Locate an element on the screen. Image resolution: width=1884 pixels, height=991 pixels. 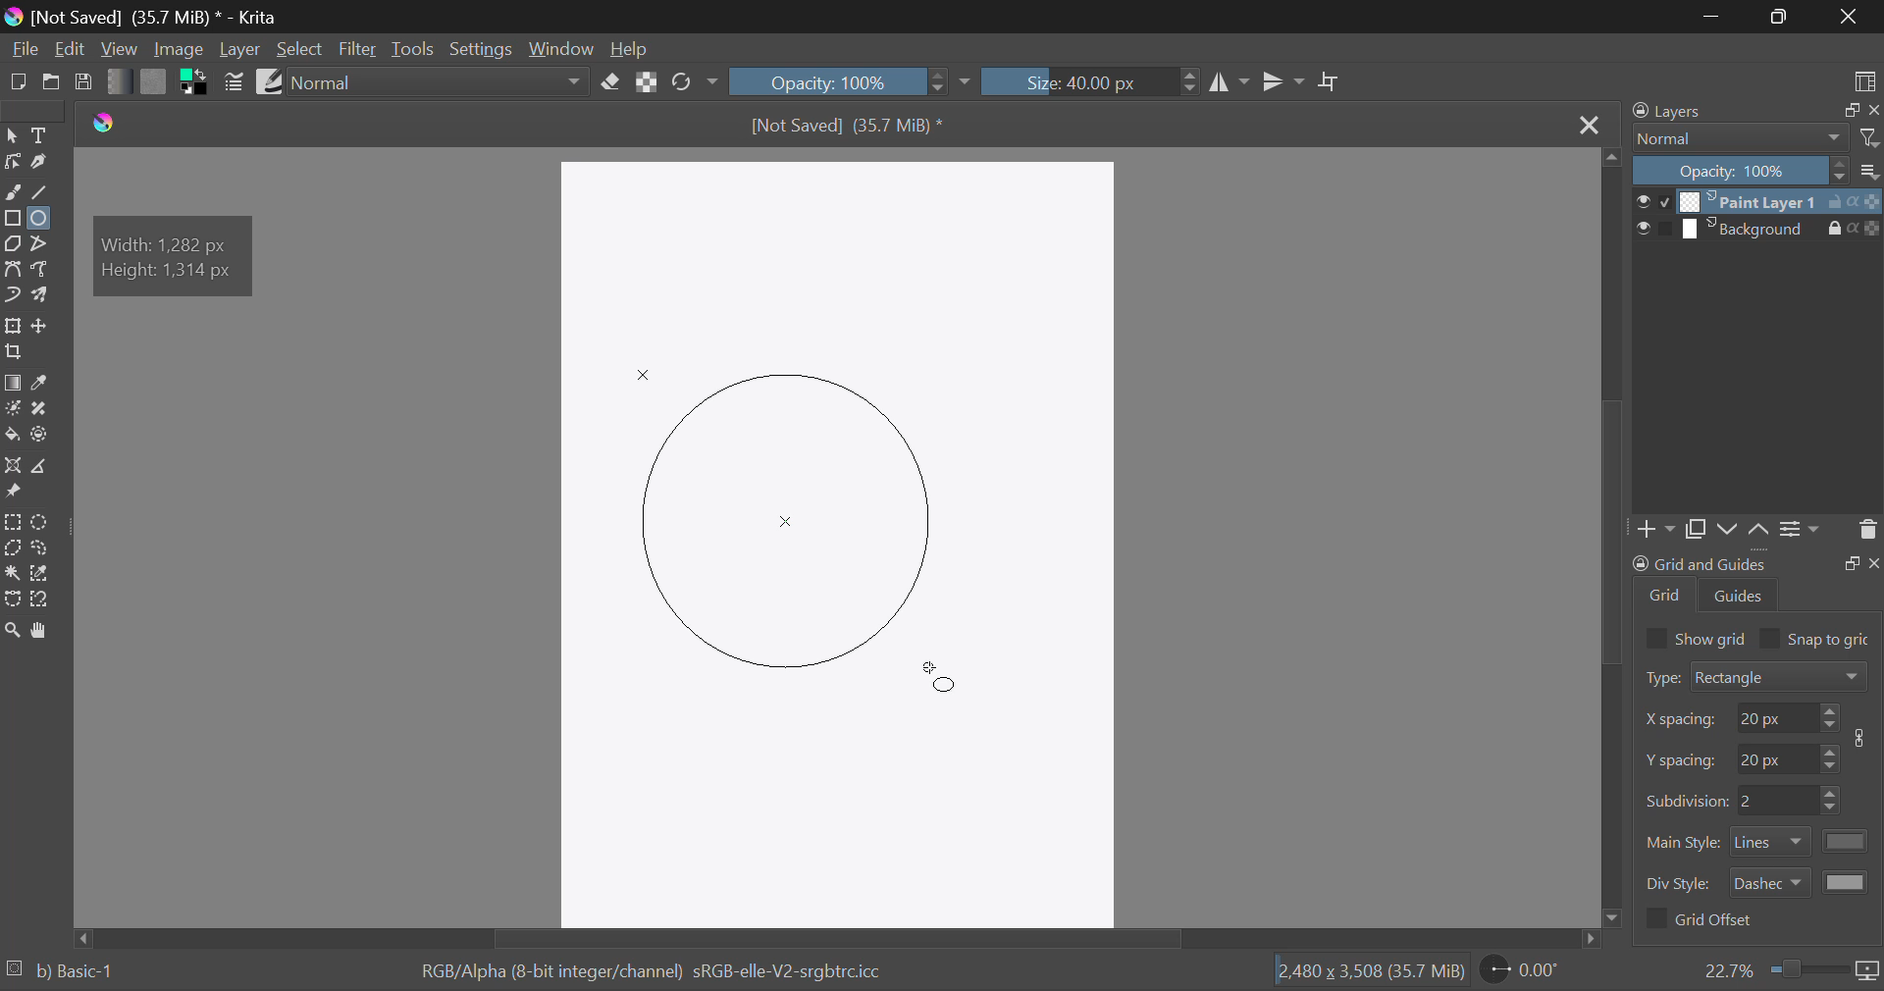
Assistant Tool is located at coordinates (13, 466).